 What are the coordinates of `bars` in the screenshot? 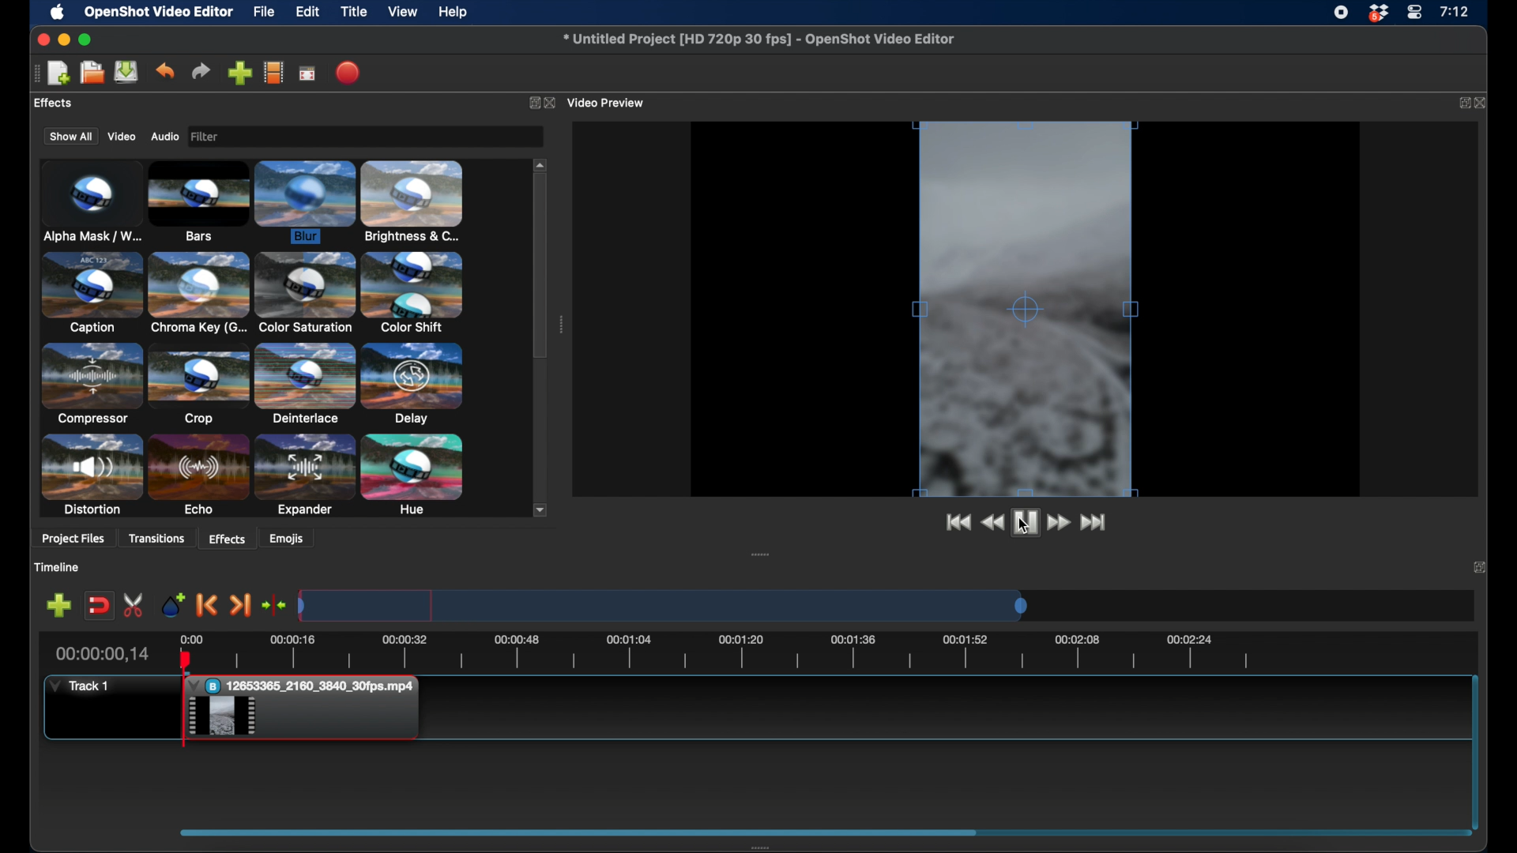 It's located at (199, 202).